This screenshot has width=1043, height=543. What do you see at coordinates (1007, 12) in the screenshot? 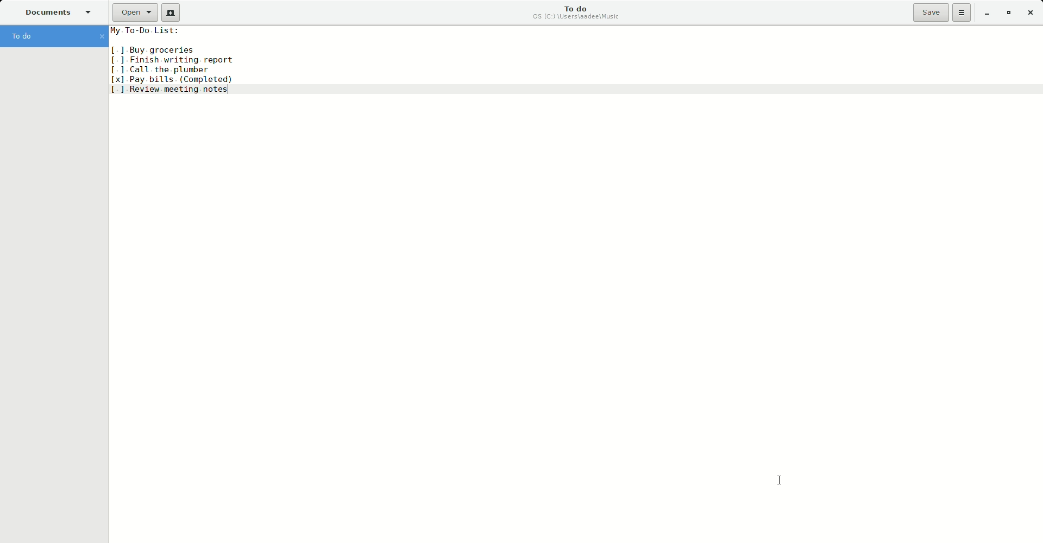
I see `Restore` at bounding box center [1007, 12].